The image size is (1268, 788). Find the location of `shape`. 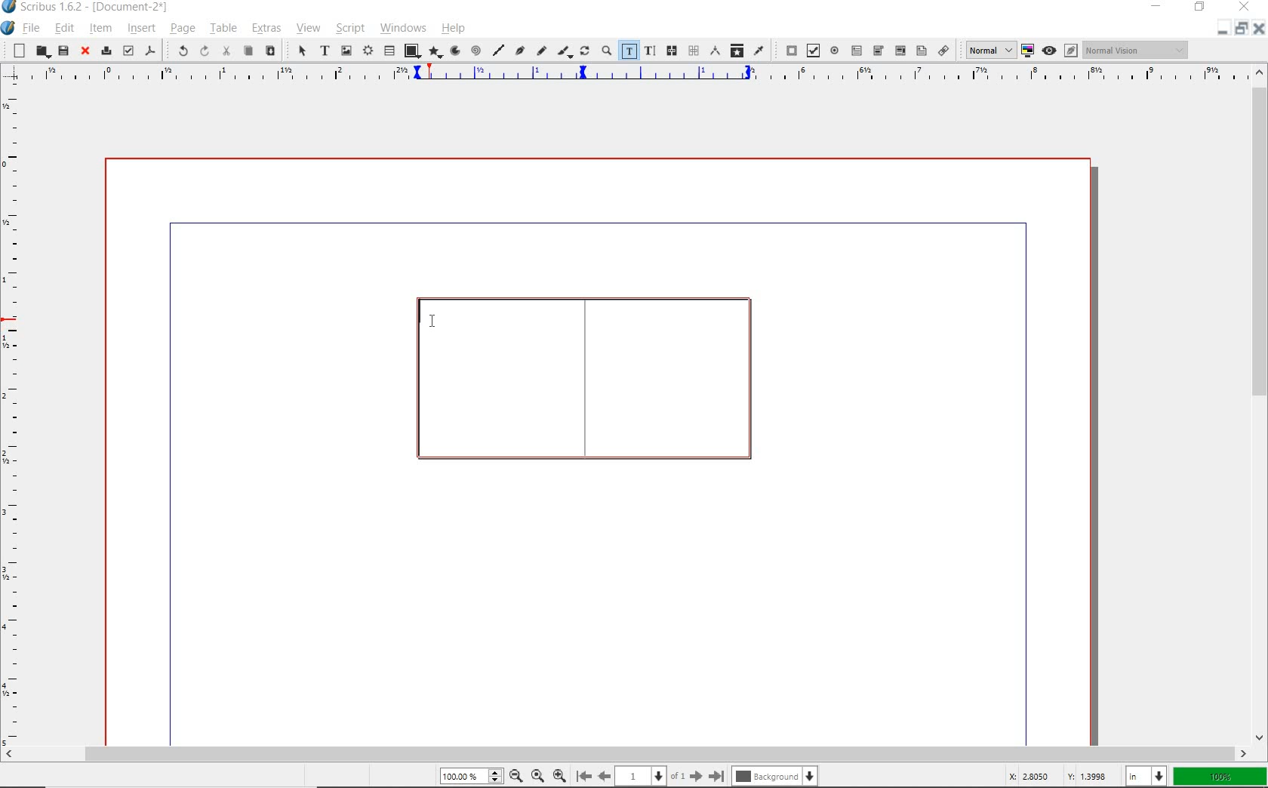

shape is located at coordinates (409, 51).